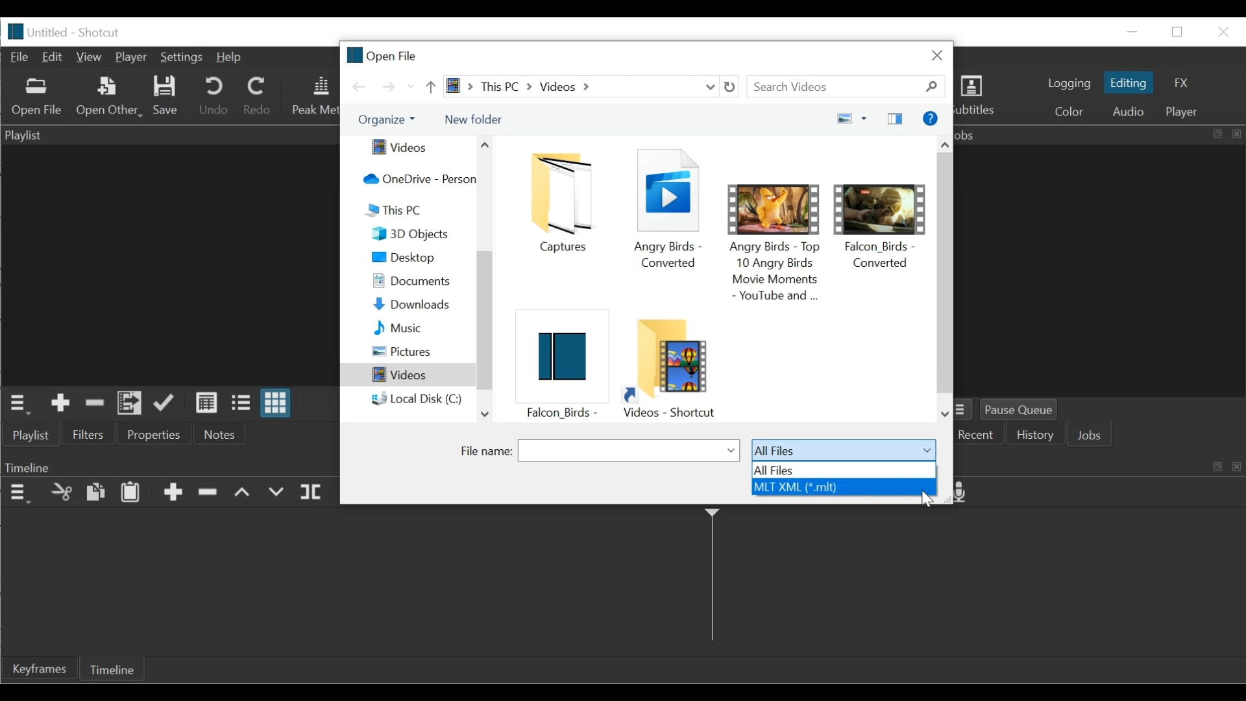 The width and height of the screenshot is (1246, 701). What do you see at coordinates (1130, 112) in the screenshot?
I see `Audio` at bounding box center [1130, 112].